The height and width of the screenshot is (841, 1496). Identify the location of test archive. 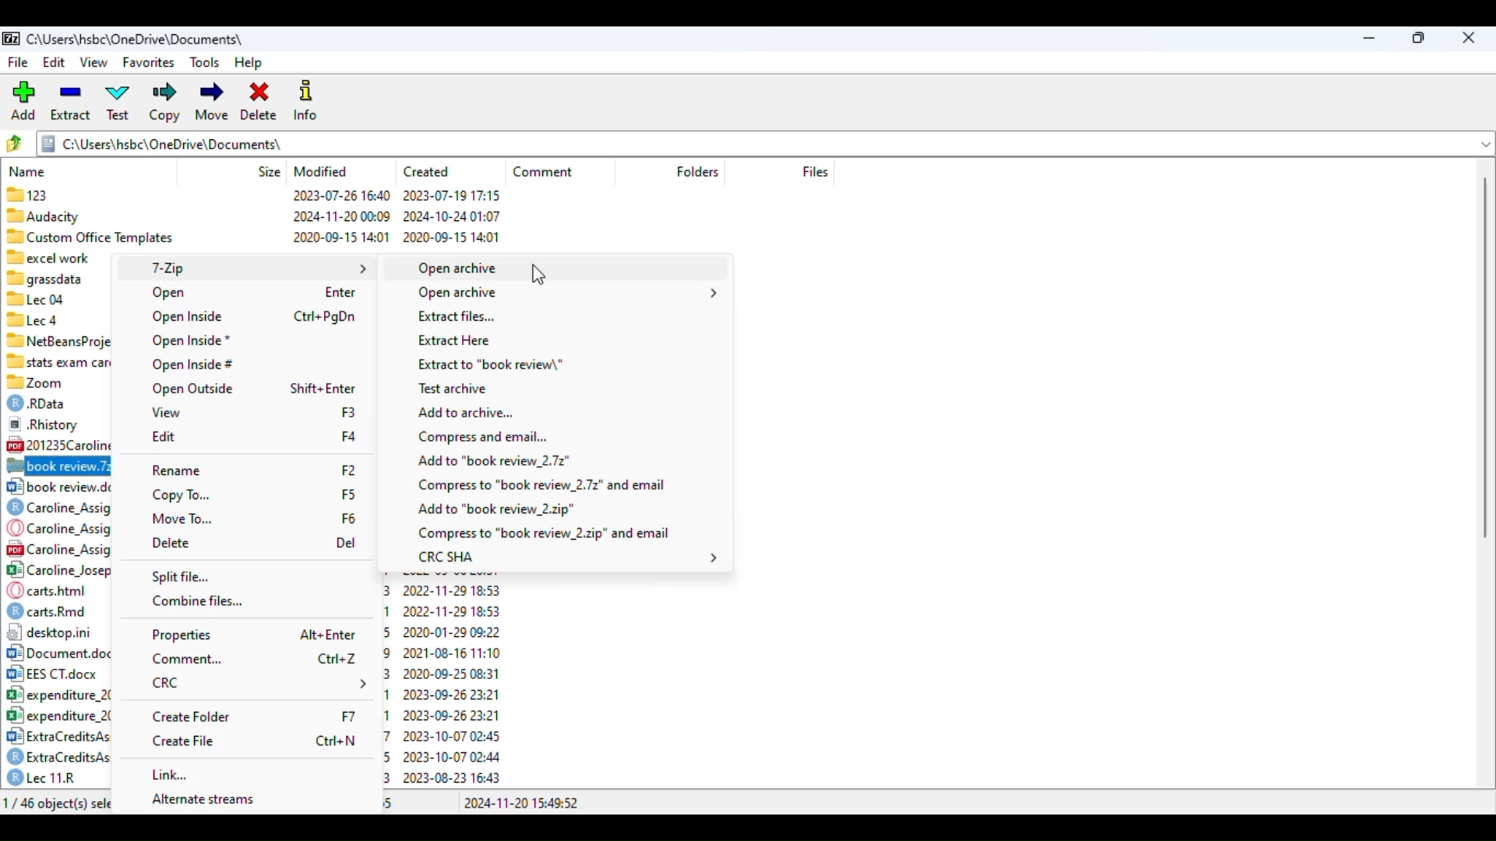
(453, 390).